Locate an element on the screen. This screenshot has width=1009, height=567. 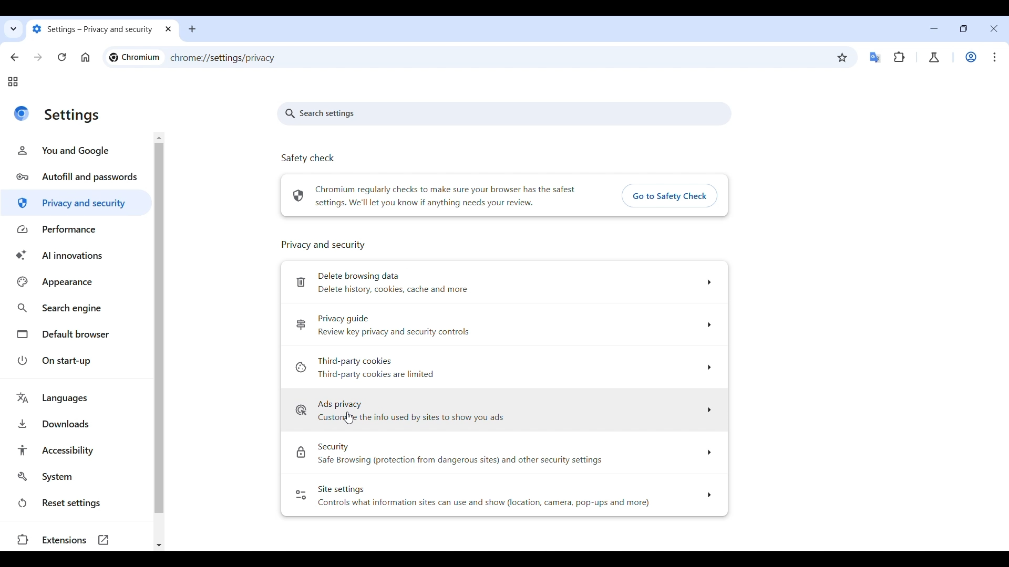
Tab name changed is located at coordinates (102, 30).